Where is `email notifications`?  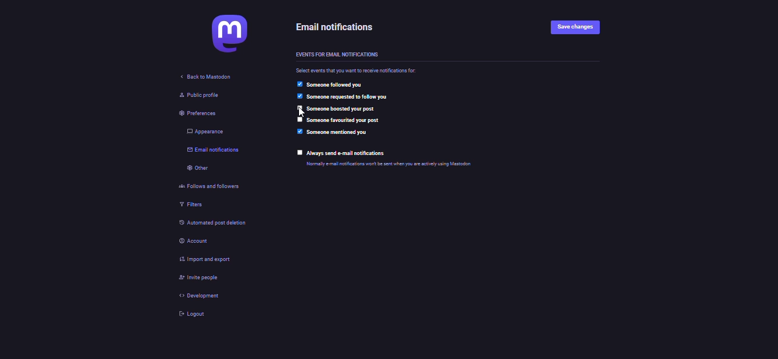 email notifications is located at coordinates (341, 27).